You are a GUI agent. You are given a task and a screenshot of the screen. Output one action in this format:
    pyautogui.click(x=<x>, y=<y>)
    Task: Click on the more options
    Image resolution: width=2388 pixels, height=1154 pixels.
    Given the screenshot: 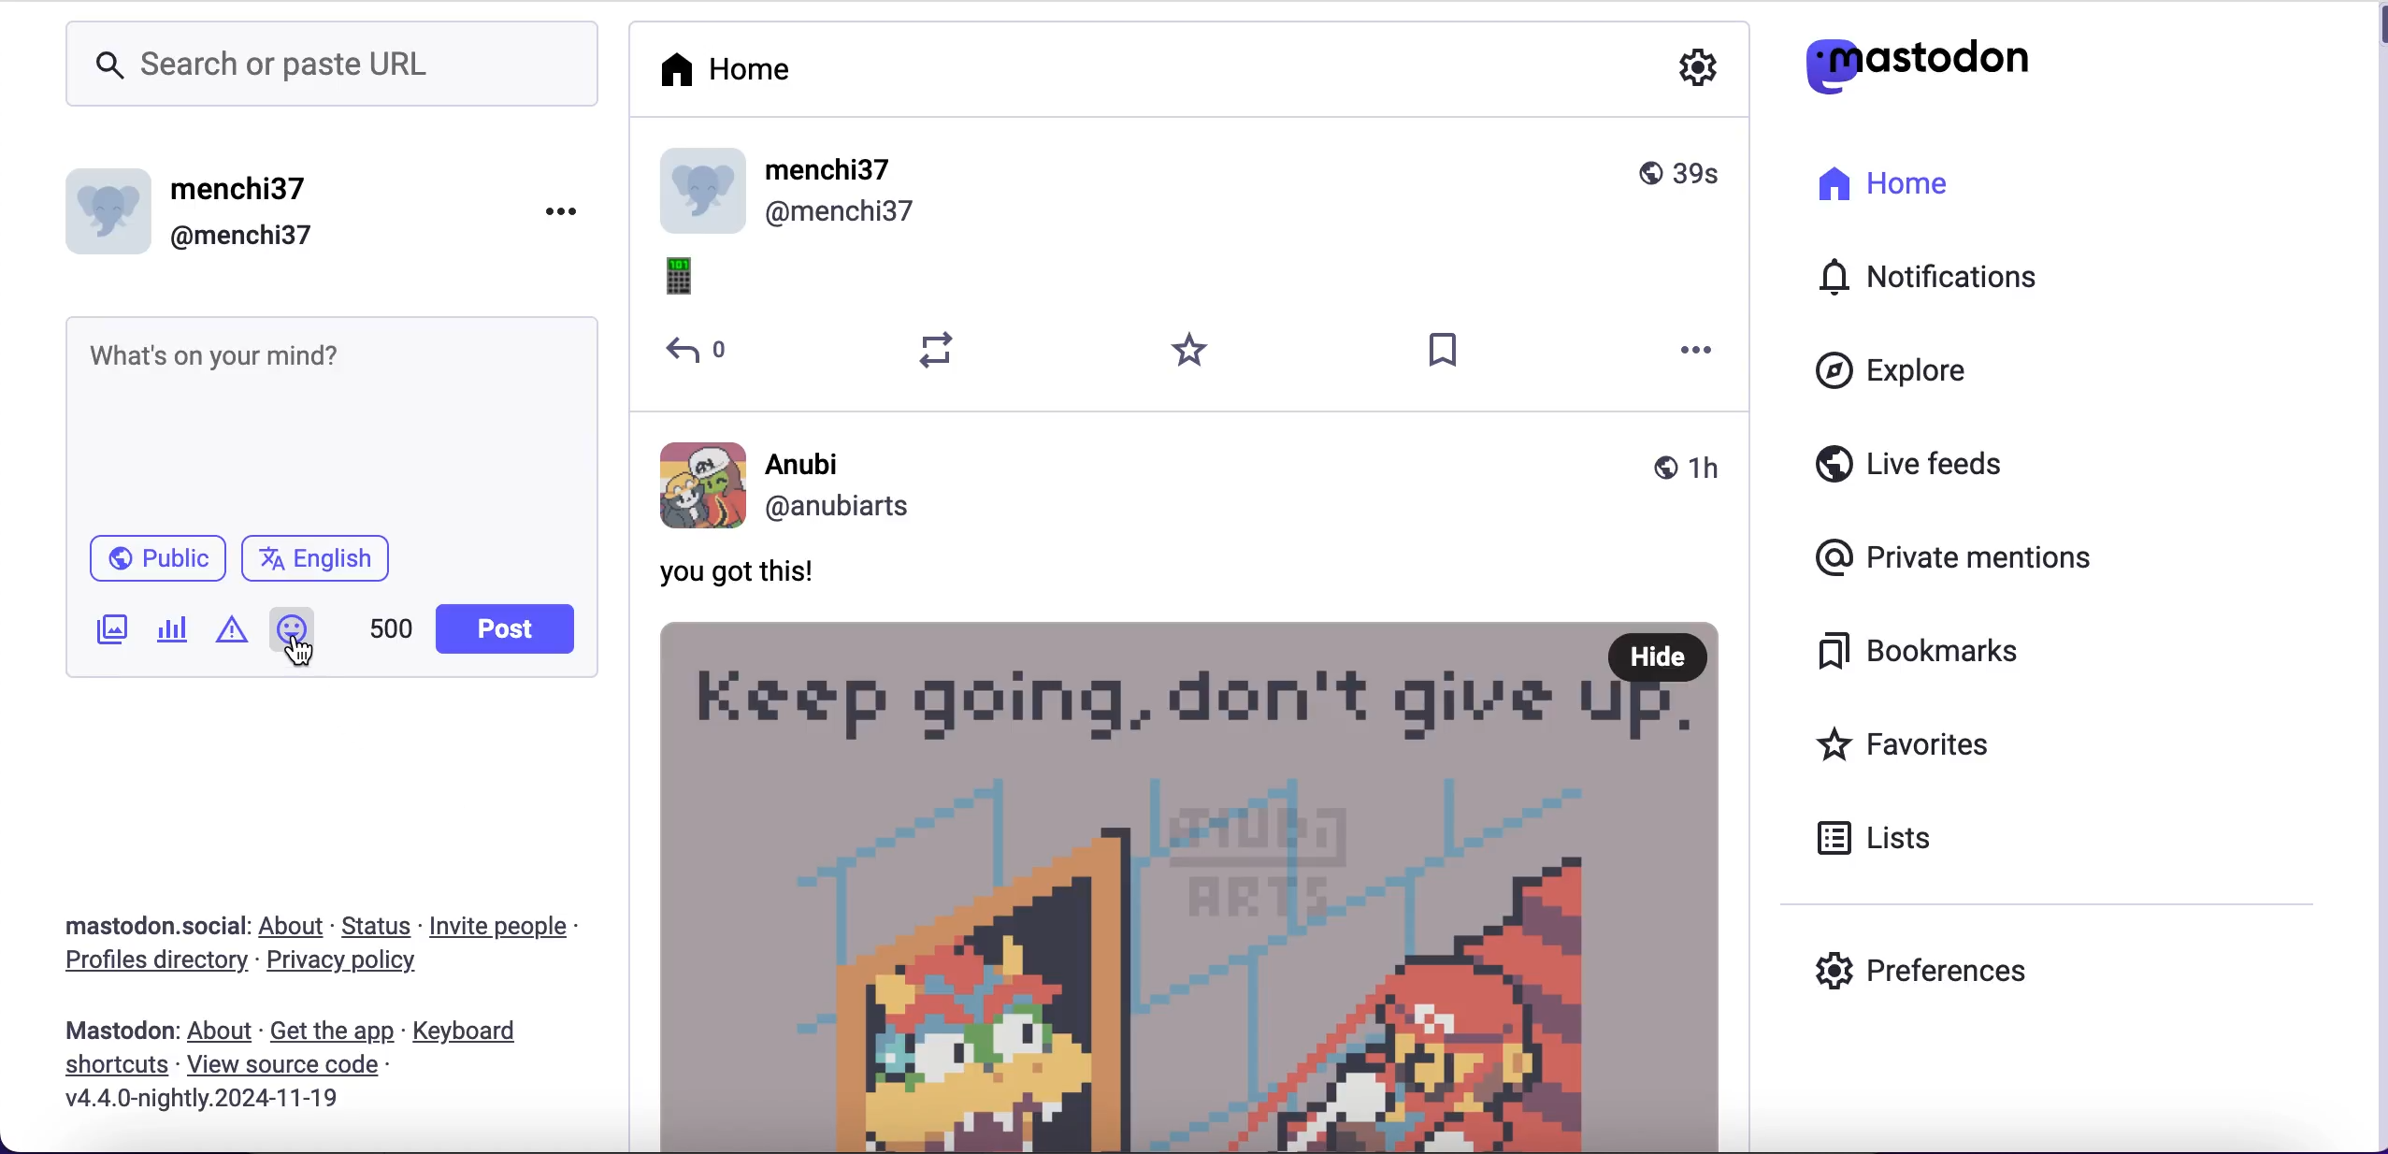 What is the action you would take?
    pyautogui.click(x=1699, y=352)
    